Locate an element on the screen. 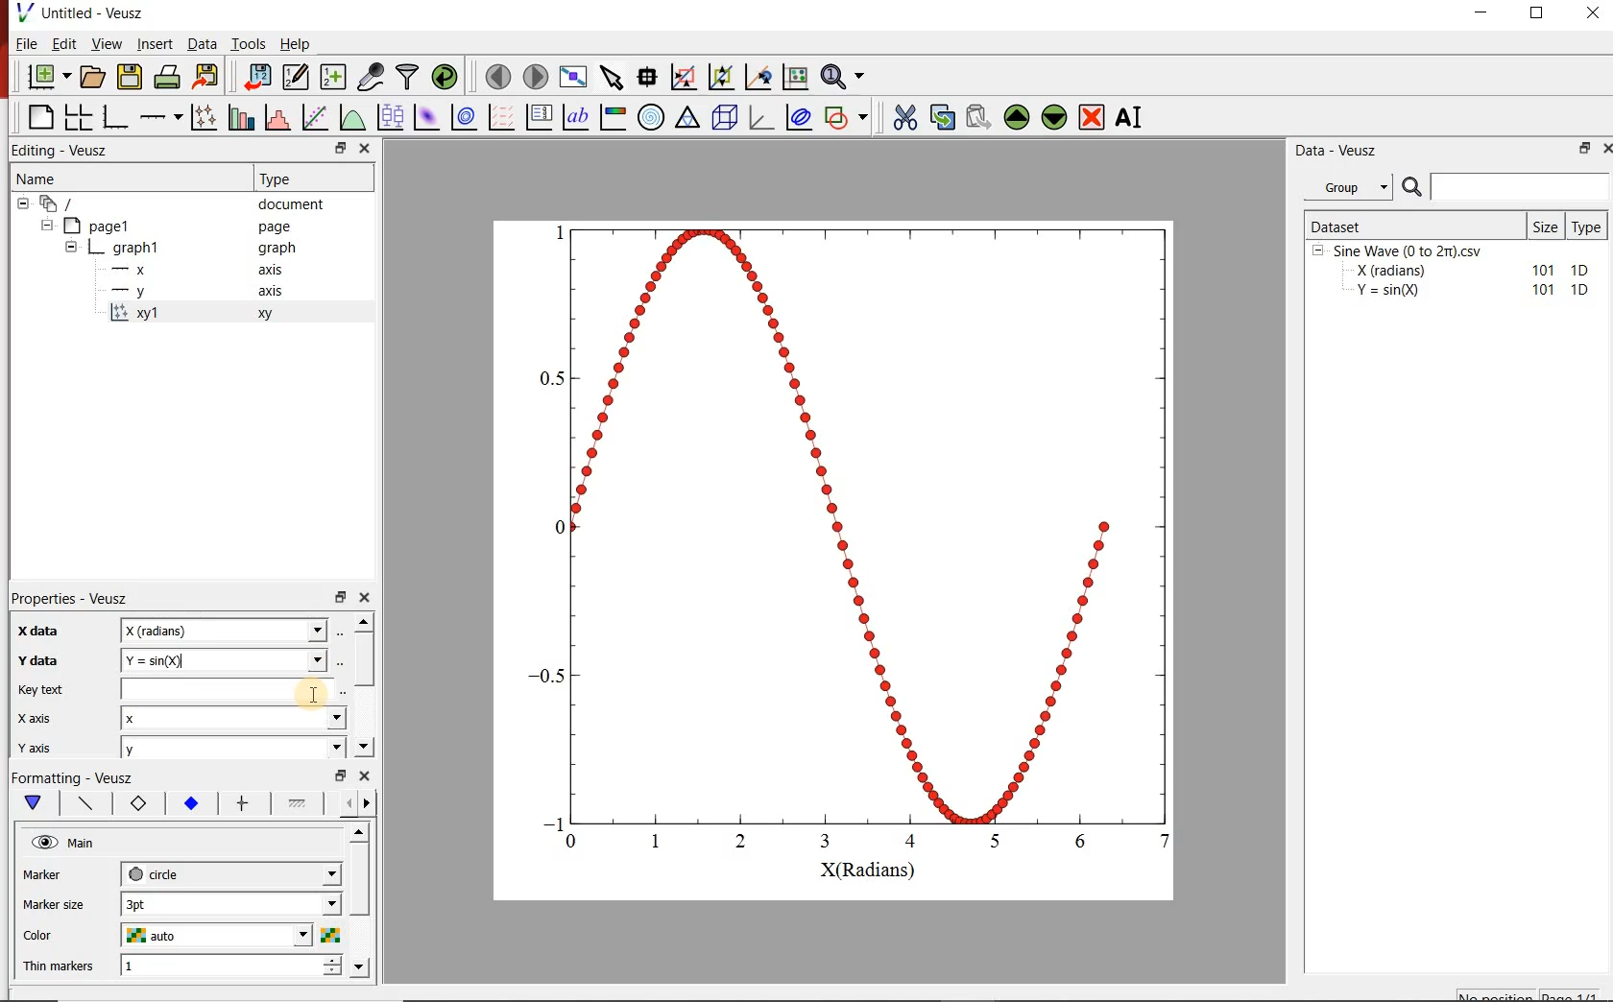 This screenshot has height=1002, width=1613. Untitled - Veusz is located at coordinates (94, 12).